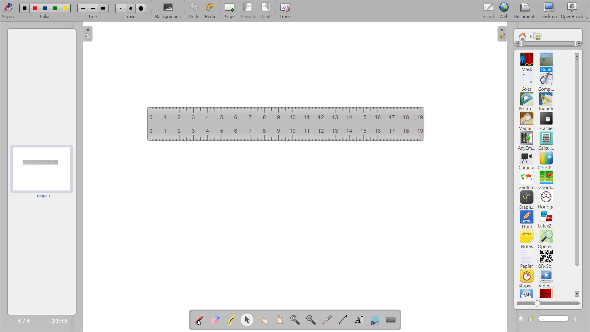 The image size is (590, 332). I want to click on axes, so click(528, 81).